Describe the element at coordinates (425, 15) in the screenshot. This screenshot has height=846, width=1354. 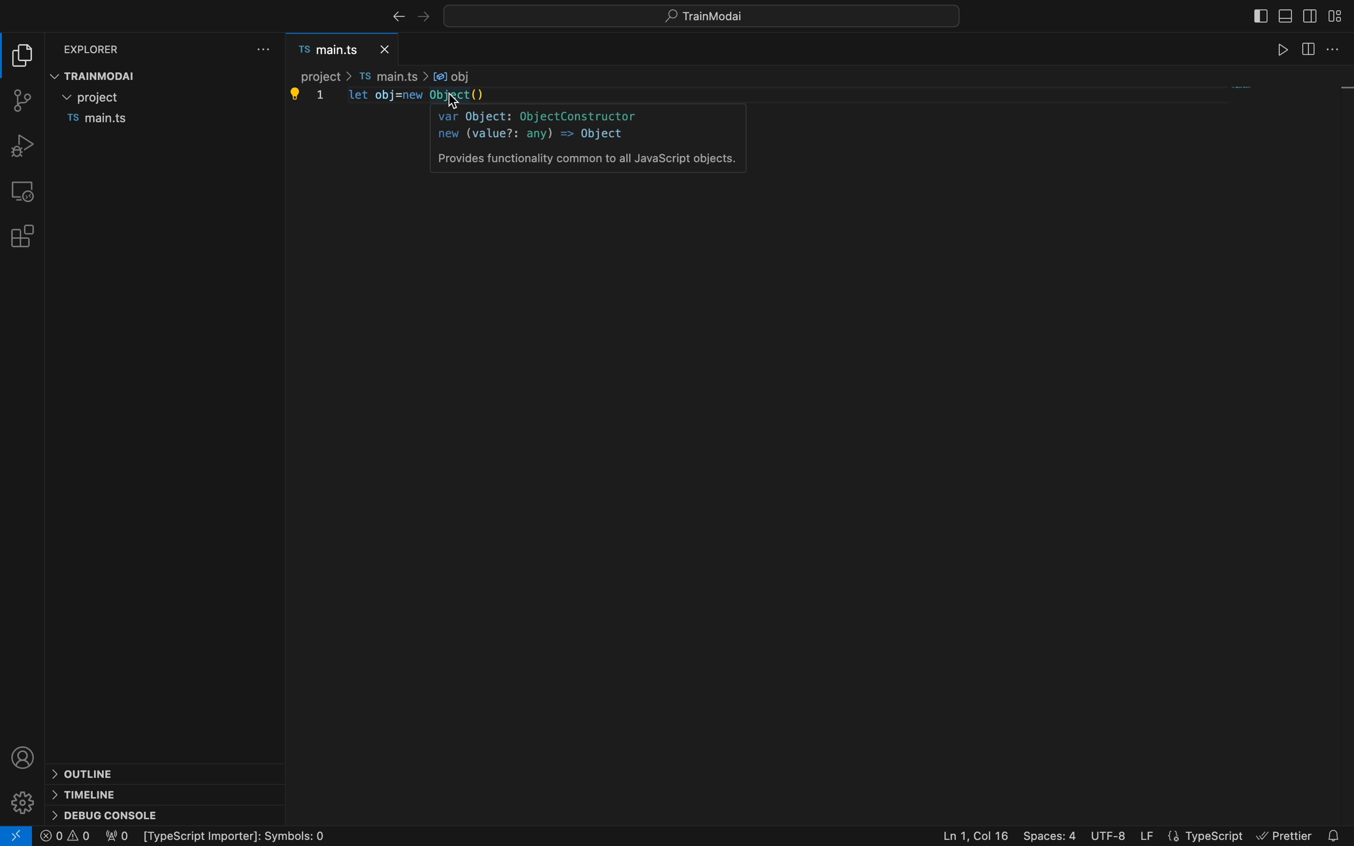
I see `left arrow` at that location.